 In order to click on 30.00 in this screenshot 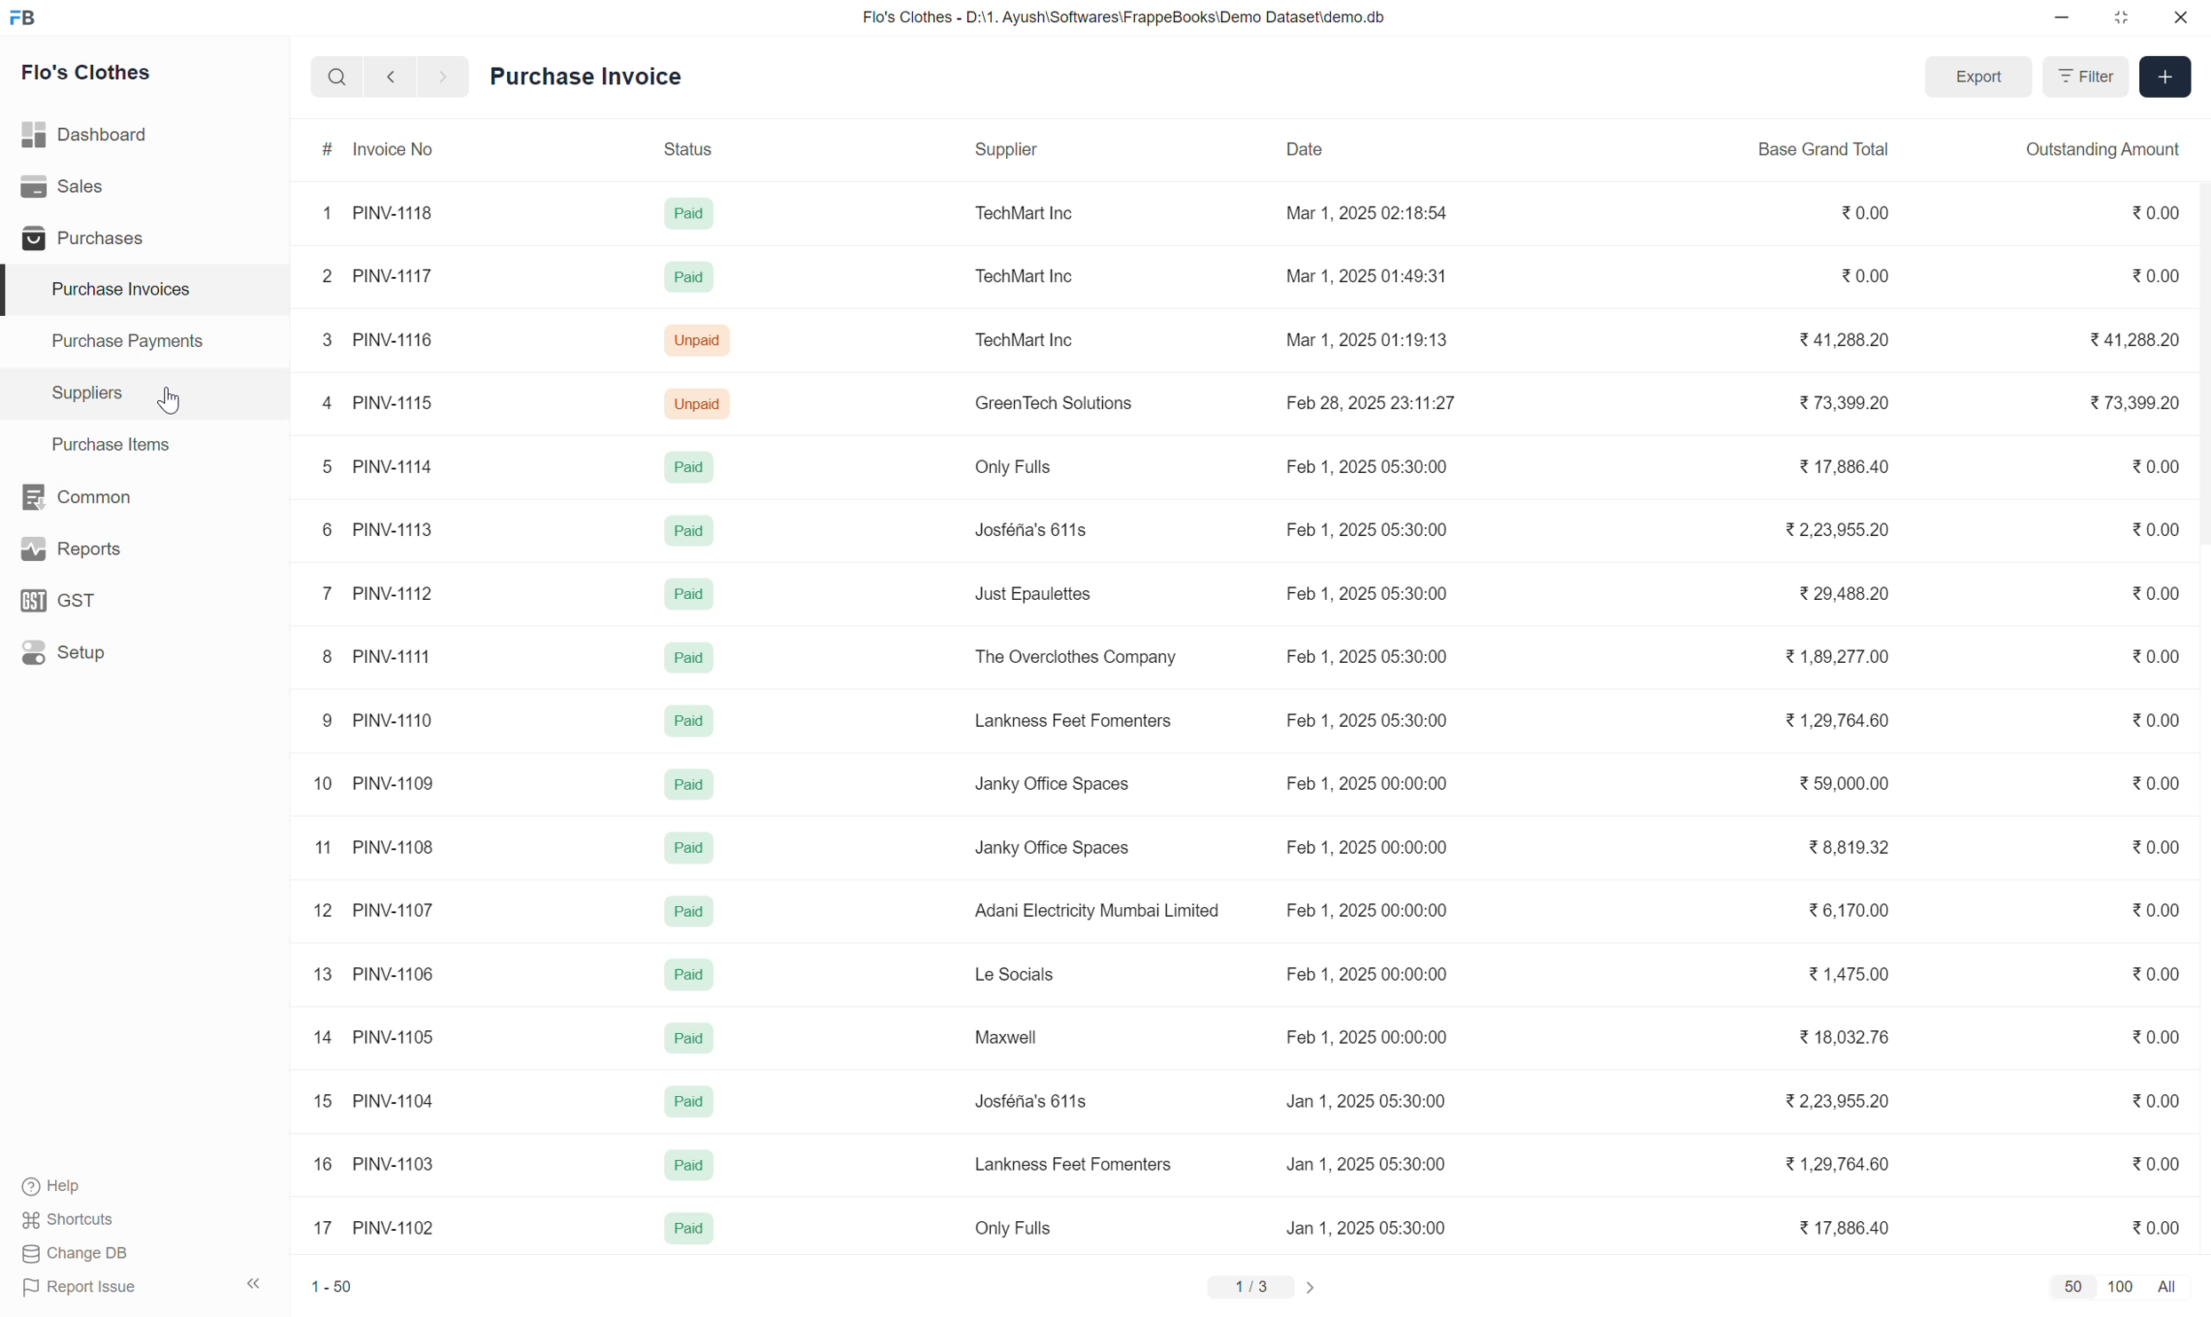, I will do `click(2151, 719)`.